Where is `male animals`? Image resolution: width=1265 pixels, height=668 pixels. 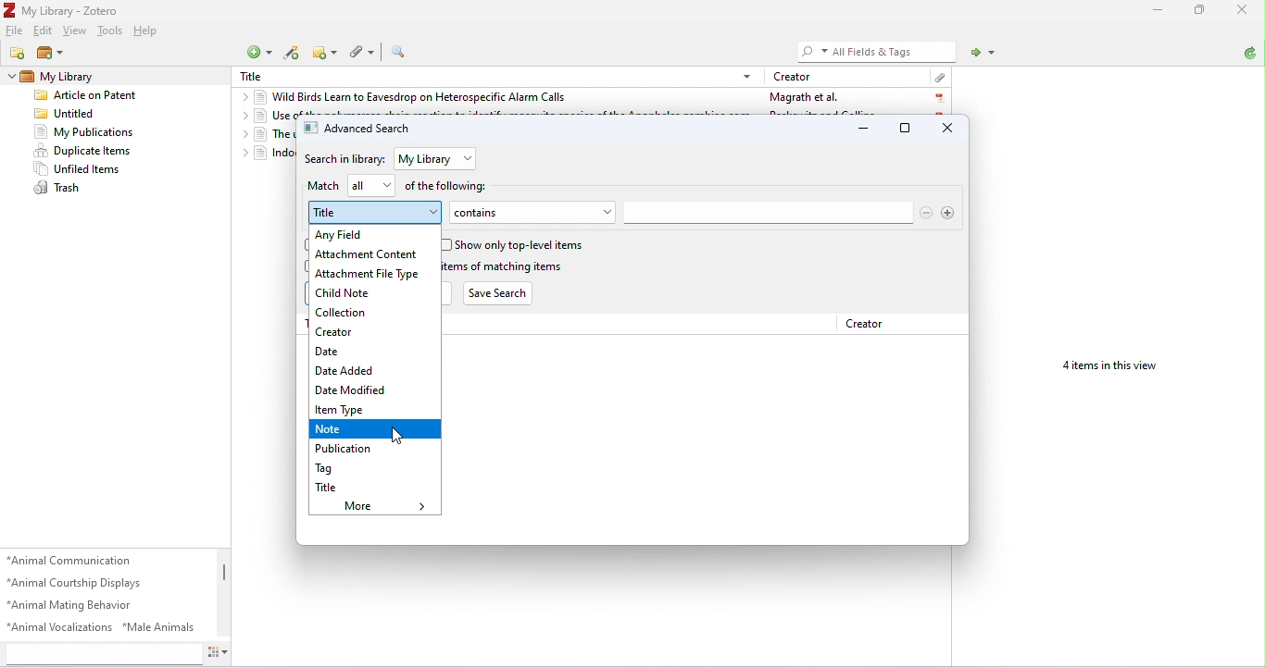 male animals is located at coordinates (158, 626).